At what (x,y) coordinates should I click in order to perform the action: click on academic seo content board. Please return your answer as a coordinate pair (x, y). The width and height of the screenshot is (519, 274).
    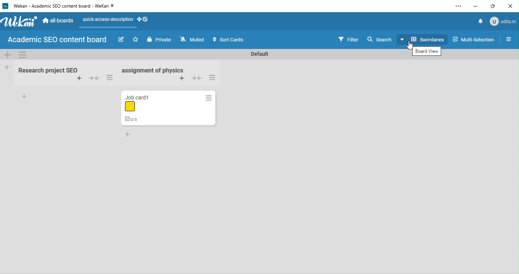
    Looking at the image, I should click on (59, 40).